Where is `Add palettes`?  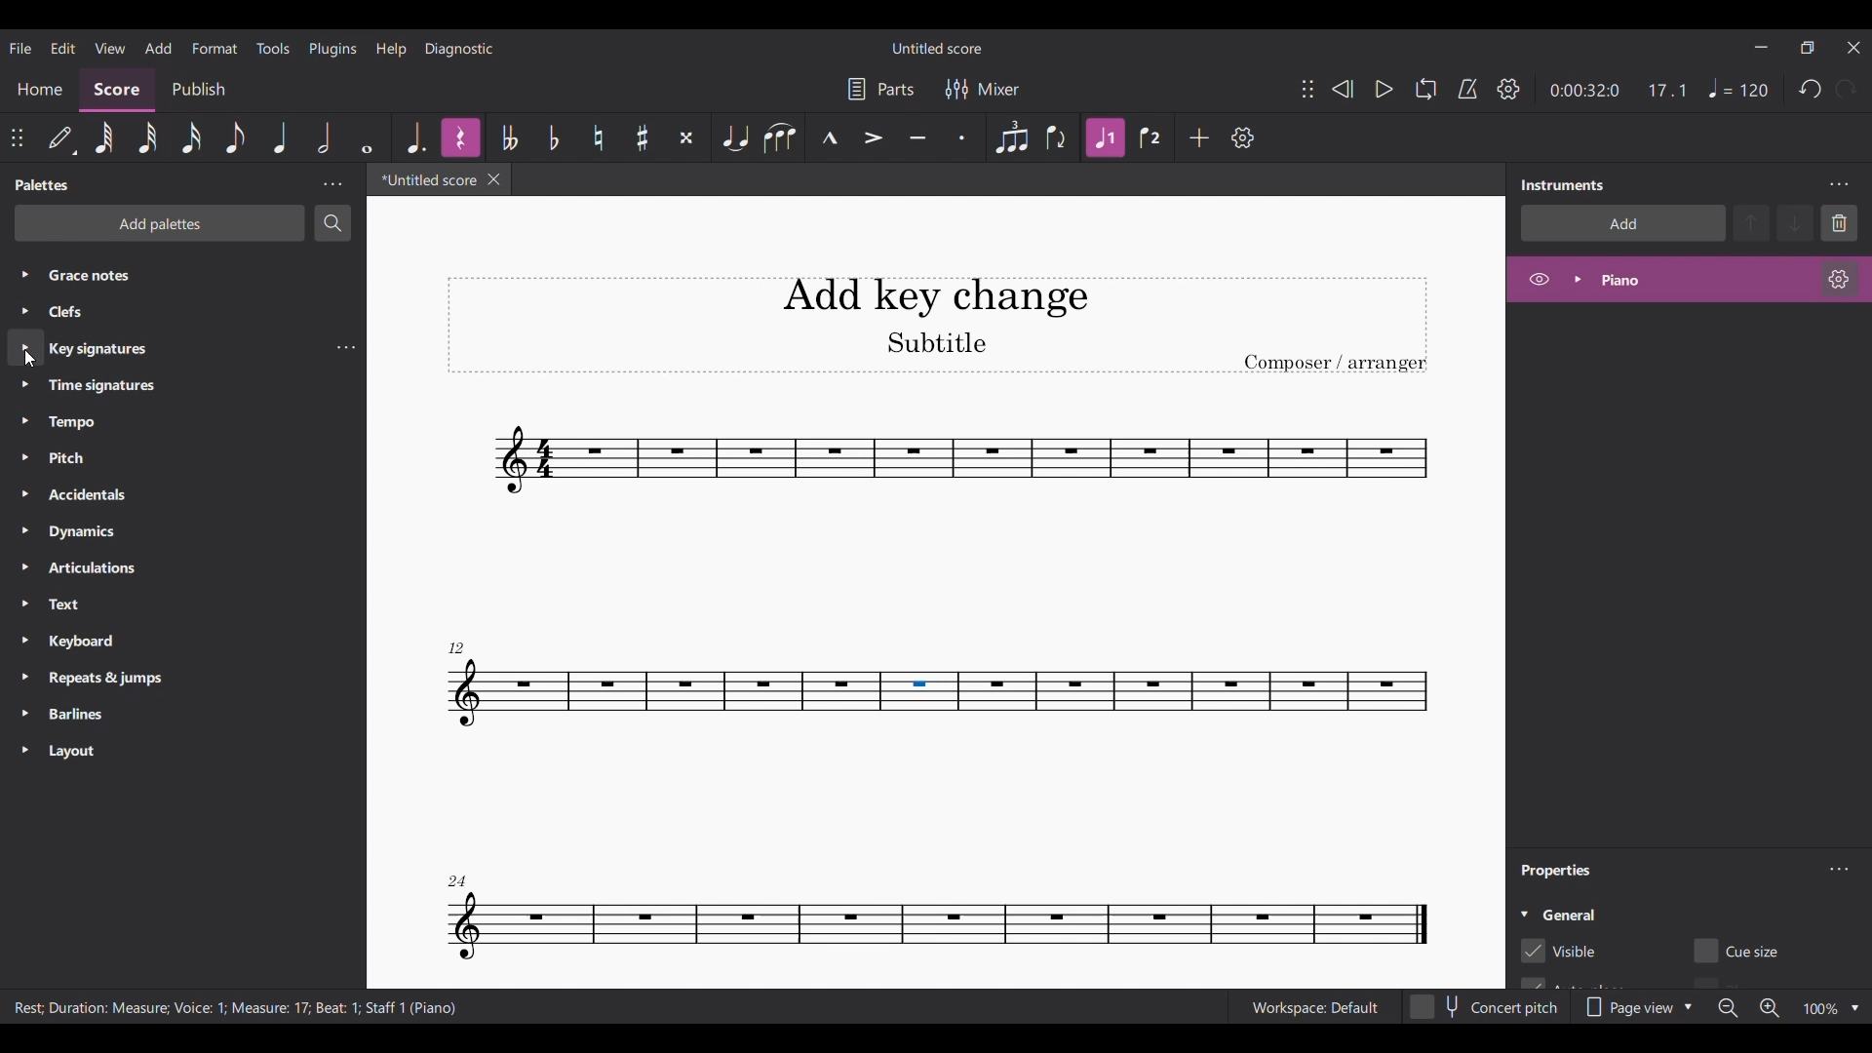 Add palettes is located at coordinates (160, 223).